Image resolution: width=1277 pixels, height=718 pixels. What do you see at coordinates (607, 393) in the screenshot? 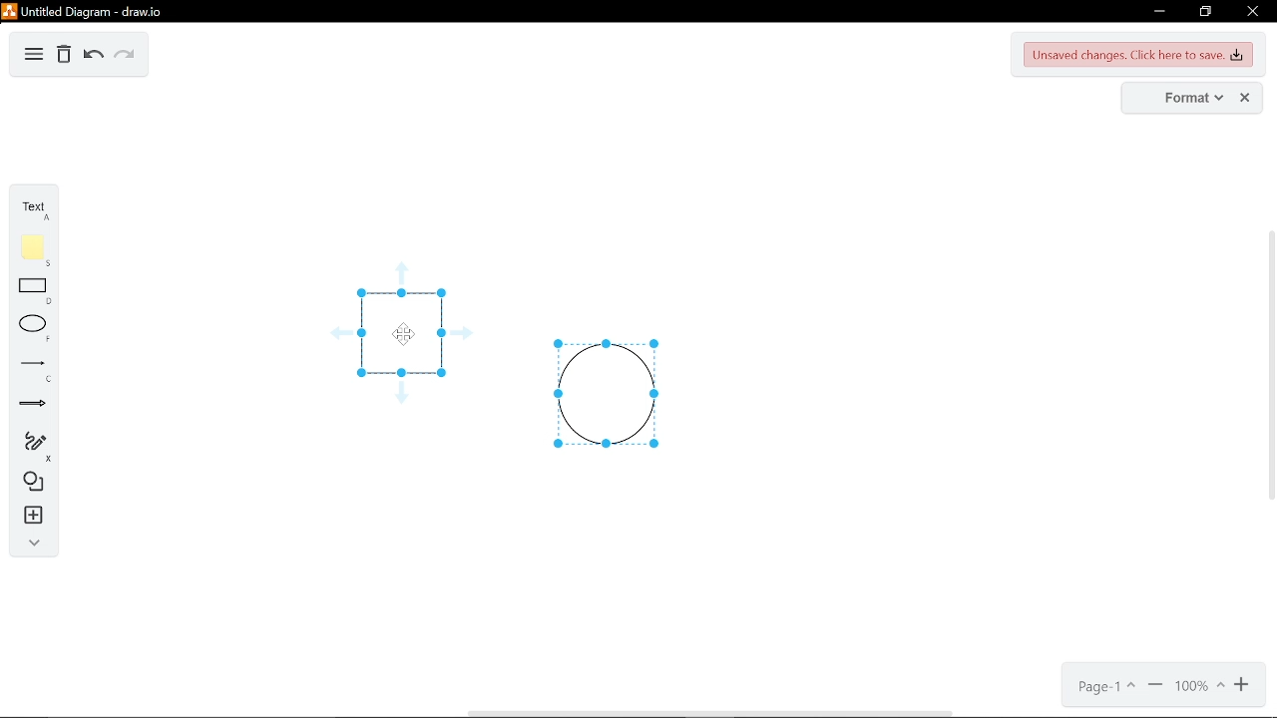
I see `circle selected` at bounding box center [607, 393].